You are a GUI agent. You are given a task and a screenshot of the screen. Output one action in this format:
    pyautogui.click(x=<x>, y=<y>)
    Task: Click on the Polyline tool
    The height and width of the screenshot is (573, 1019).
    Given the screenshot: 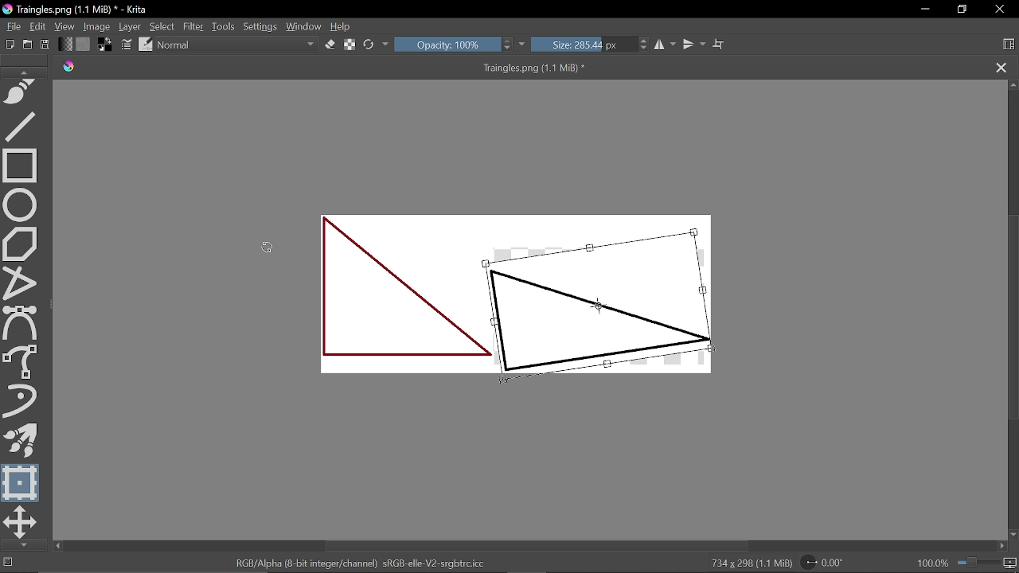 What is the action you would take?
    pyautogui.click(x=23, y=281)
    